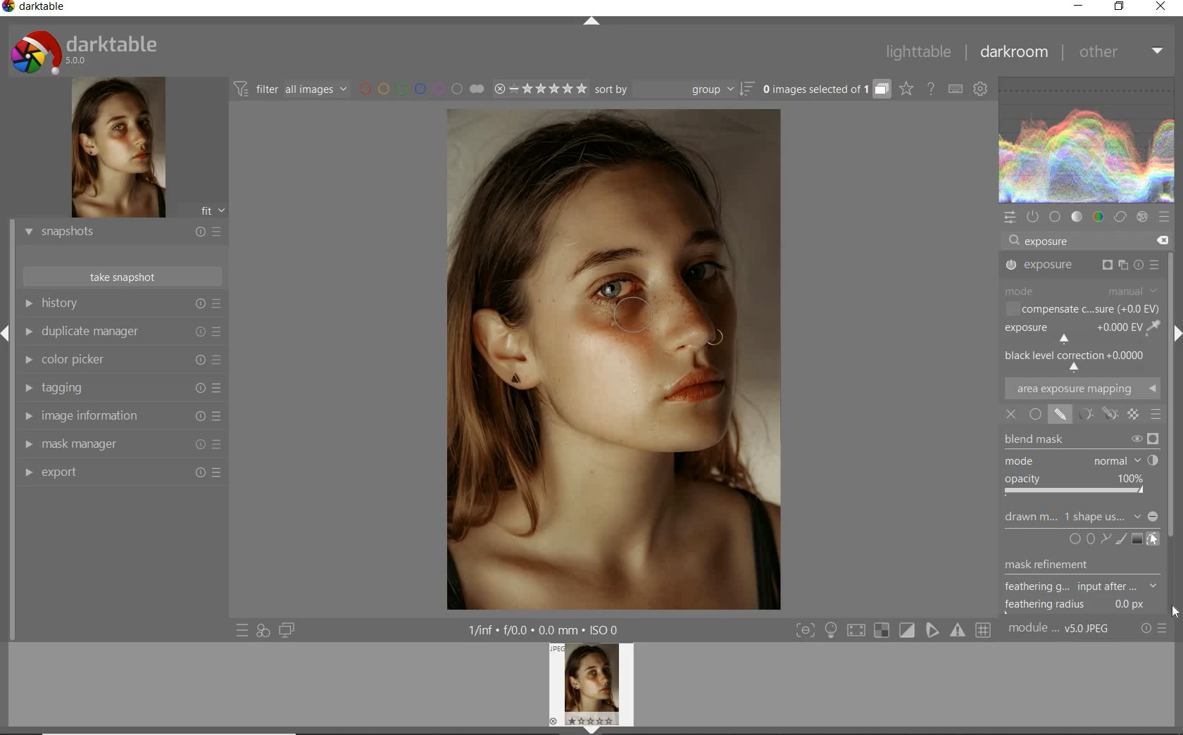 Image resolution: width=1183 pixels, height=735 pixels. What do you see at coordinates (1032, 218) in the screenshot?
I see `show only active modules` at bounding box center [1032, 218].